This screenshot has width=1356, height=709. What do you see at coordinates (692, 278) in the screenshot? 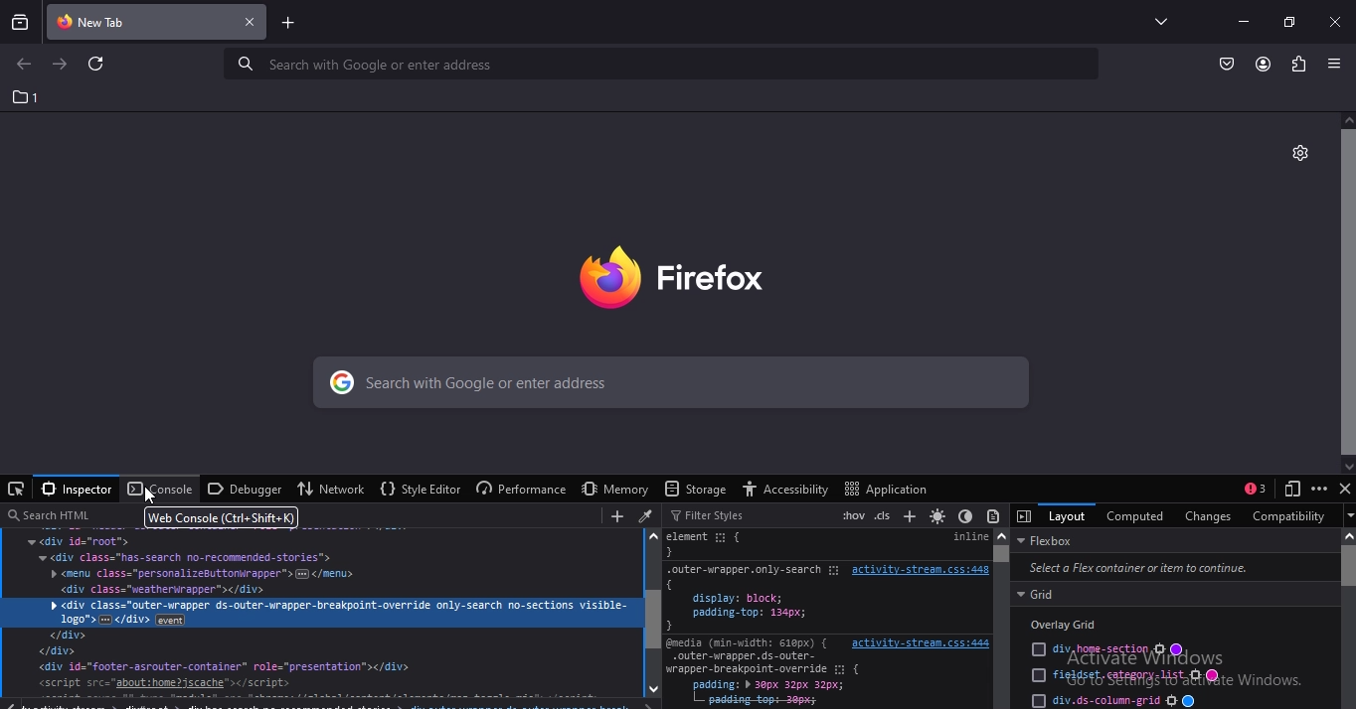
I see `image` at bounding box center [692, 278].